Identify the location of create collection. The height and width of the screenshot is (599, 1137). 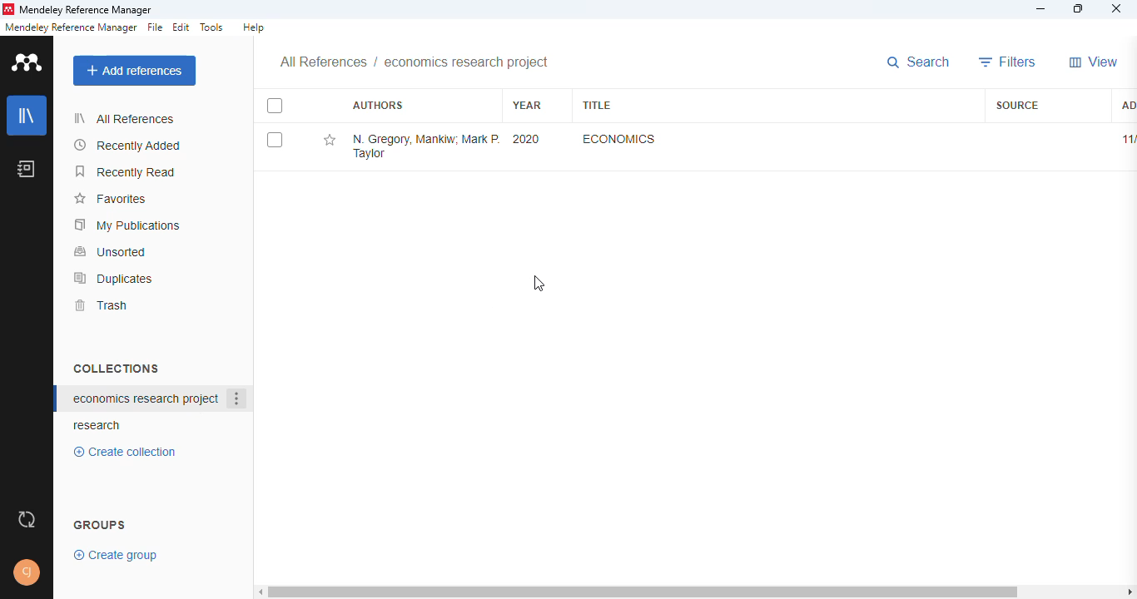
(129, 452).